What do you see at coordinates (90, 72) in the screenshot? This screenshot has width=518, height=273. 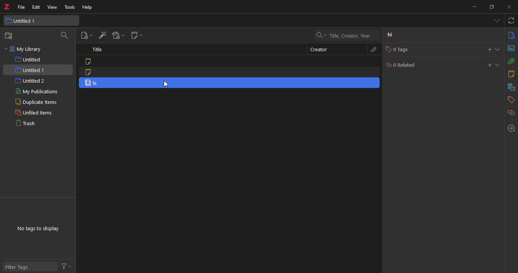 I see `note` at bounding box center [90, 72].